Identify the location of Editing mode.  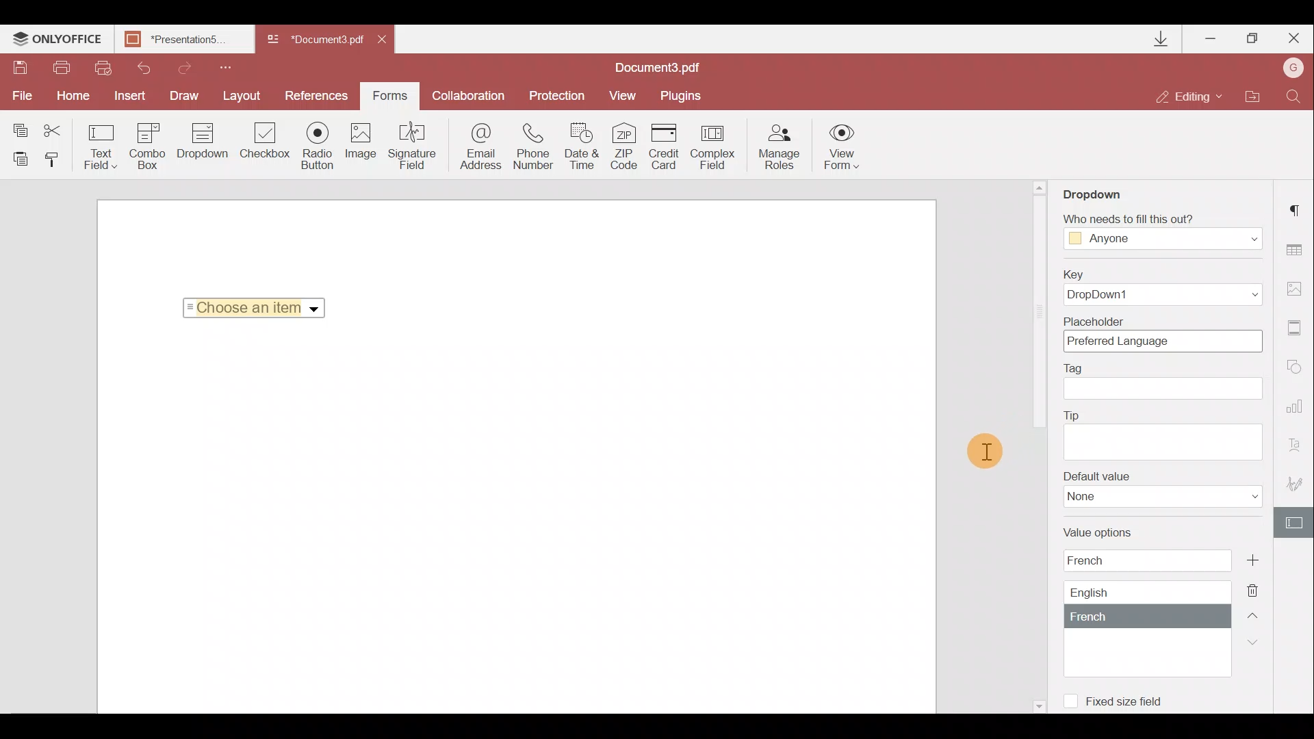
(1189, 96).